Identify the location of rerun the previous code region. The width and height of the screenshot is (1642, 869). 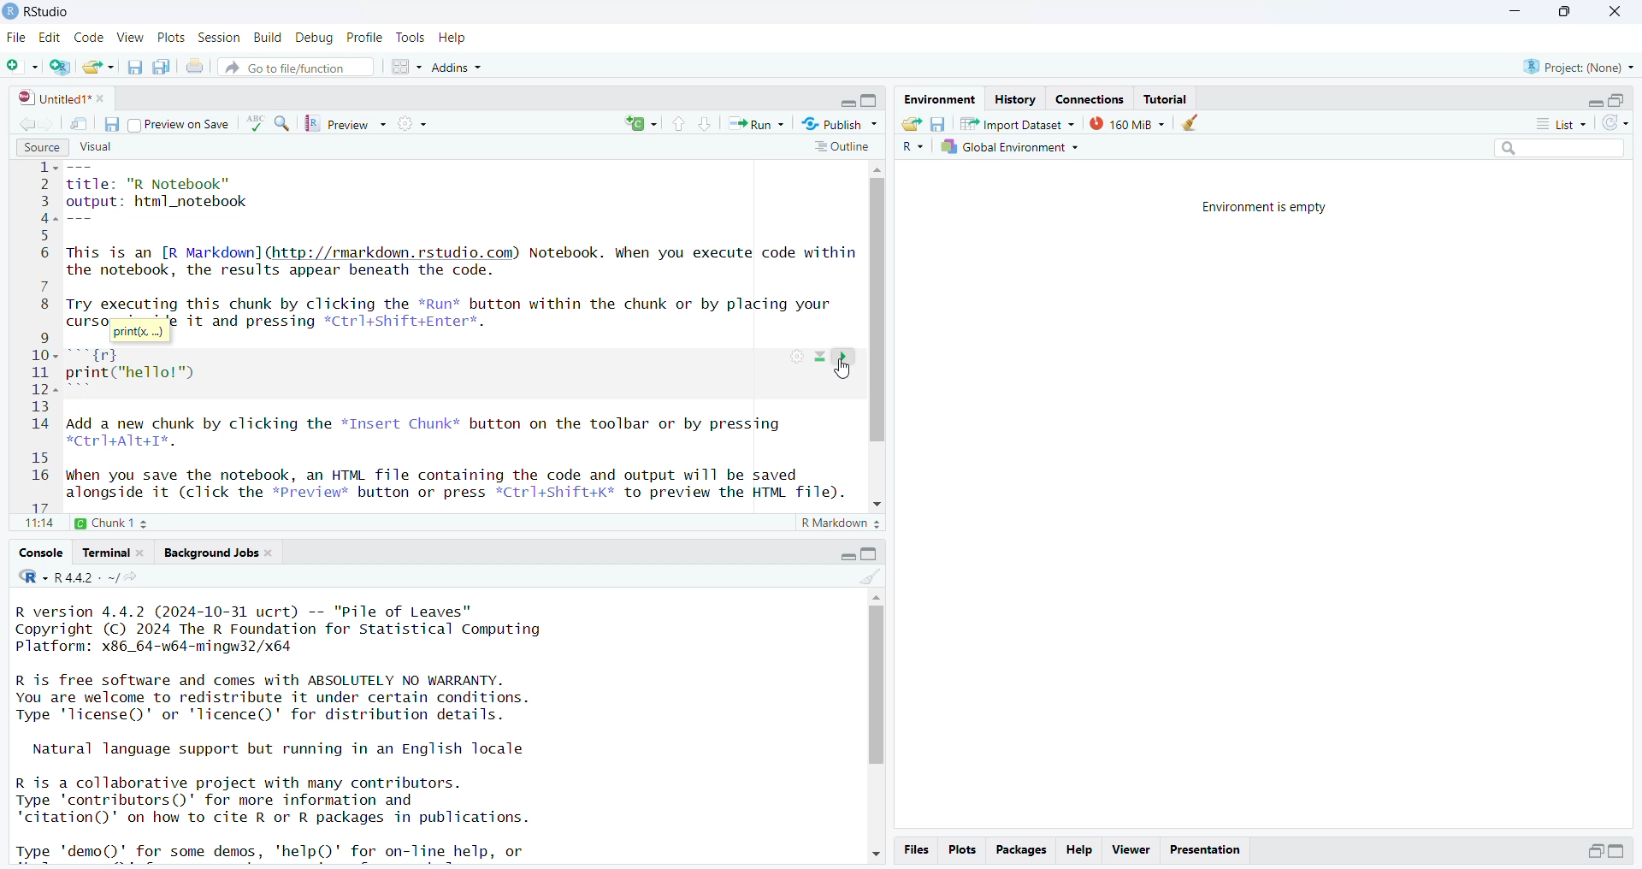
(640, 124).